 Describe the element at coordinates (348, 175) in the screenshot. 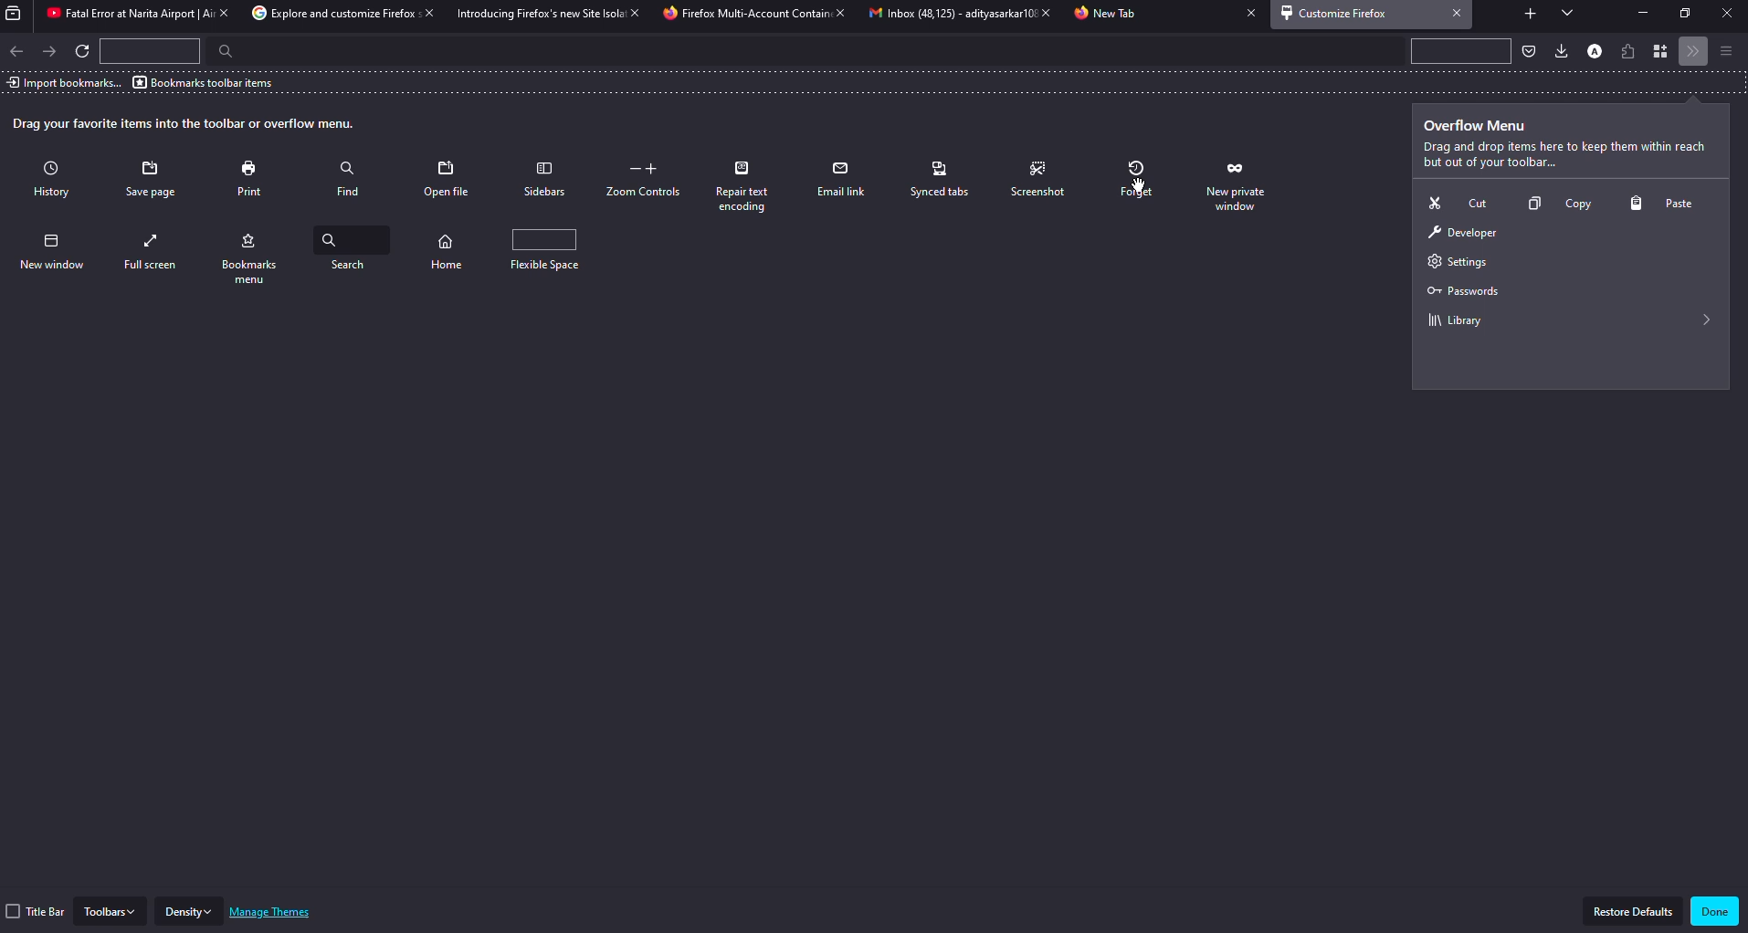

I see `find` at that location.